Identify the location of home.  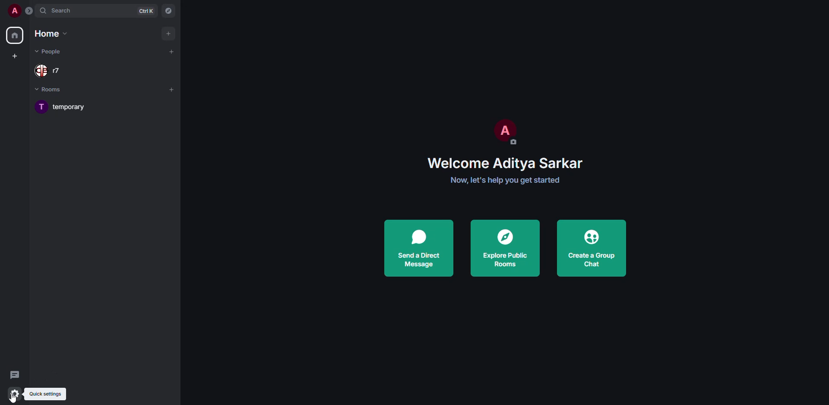
(53, 34).